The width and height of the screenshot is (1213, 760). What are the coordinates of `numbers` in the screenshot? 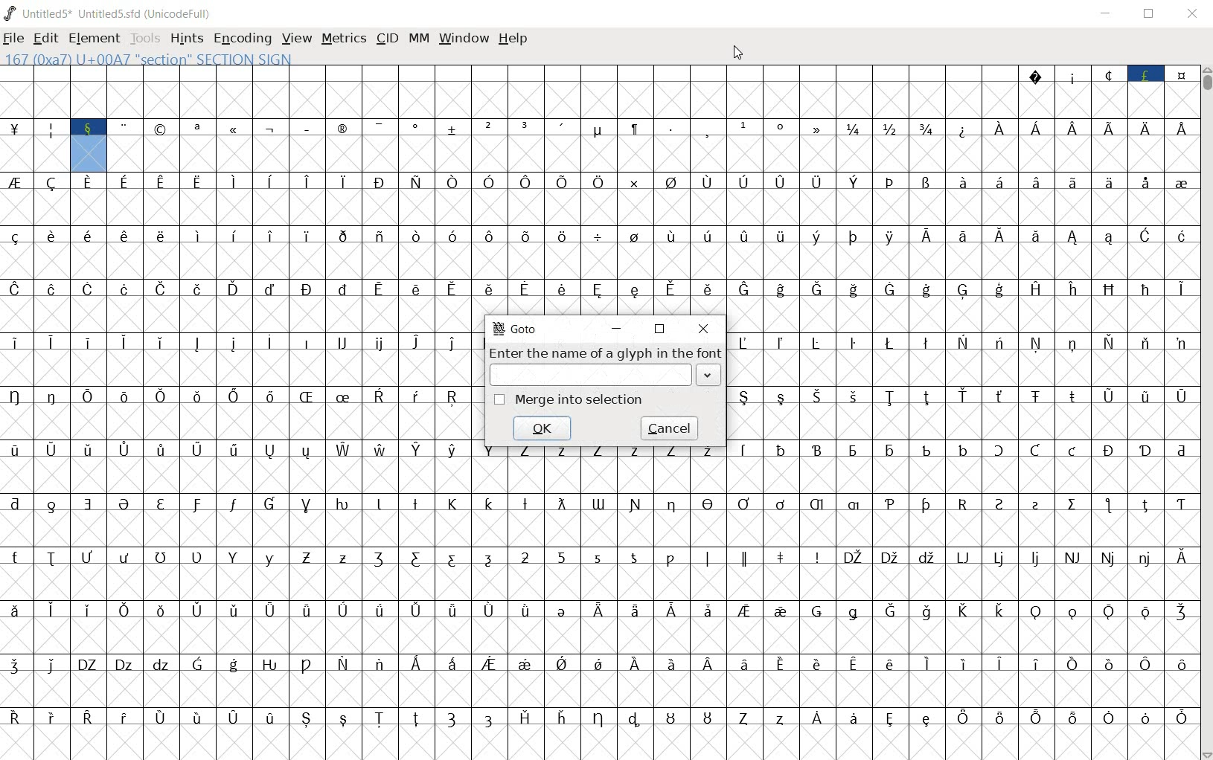 It's located at (580, 574).